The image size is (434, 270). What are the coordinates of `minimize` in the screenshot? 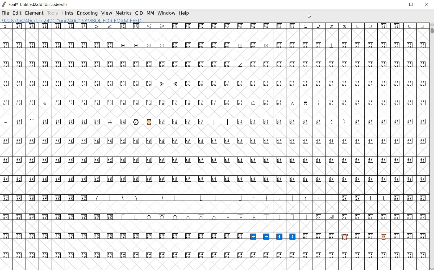 It's located at (396, 4).